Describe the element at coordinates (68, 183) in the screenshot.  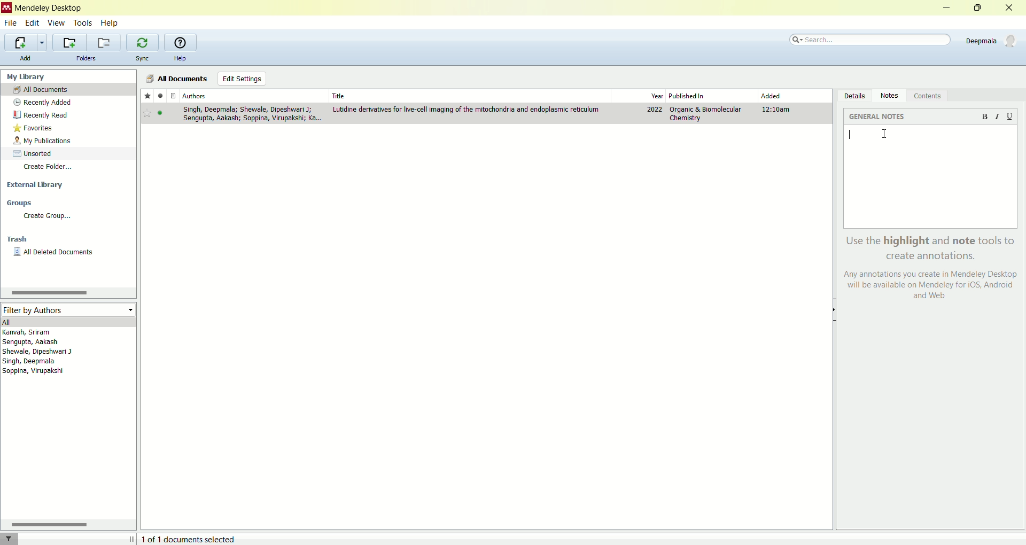
I see `external libarary` at that location.